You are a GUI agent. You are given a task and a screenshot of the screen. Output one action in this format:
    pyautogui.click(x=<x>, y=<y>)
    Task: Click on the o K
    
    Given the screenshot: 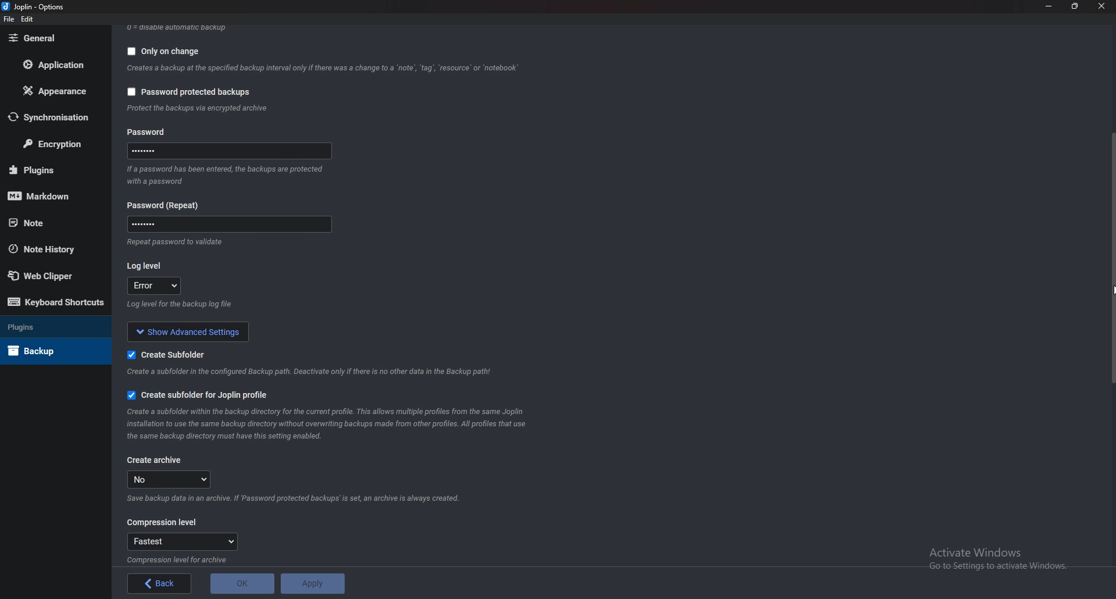 What is the action you would take?
    pyautogui.click(x=244, y=583)
    